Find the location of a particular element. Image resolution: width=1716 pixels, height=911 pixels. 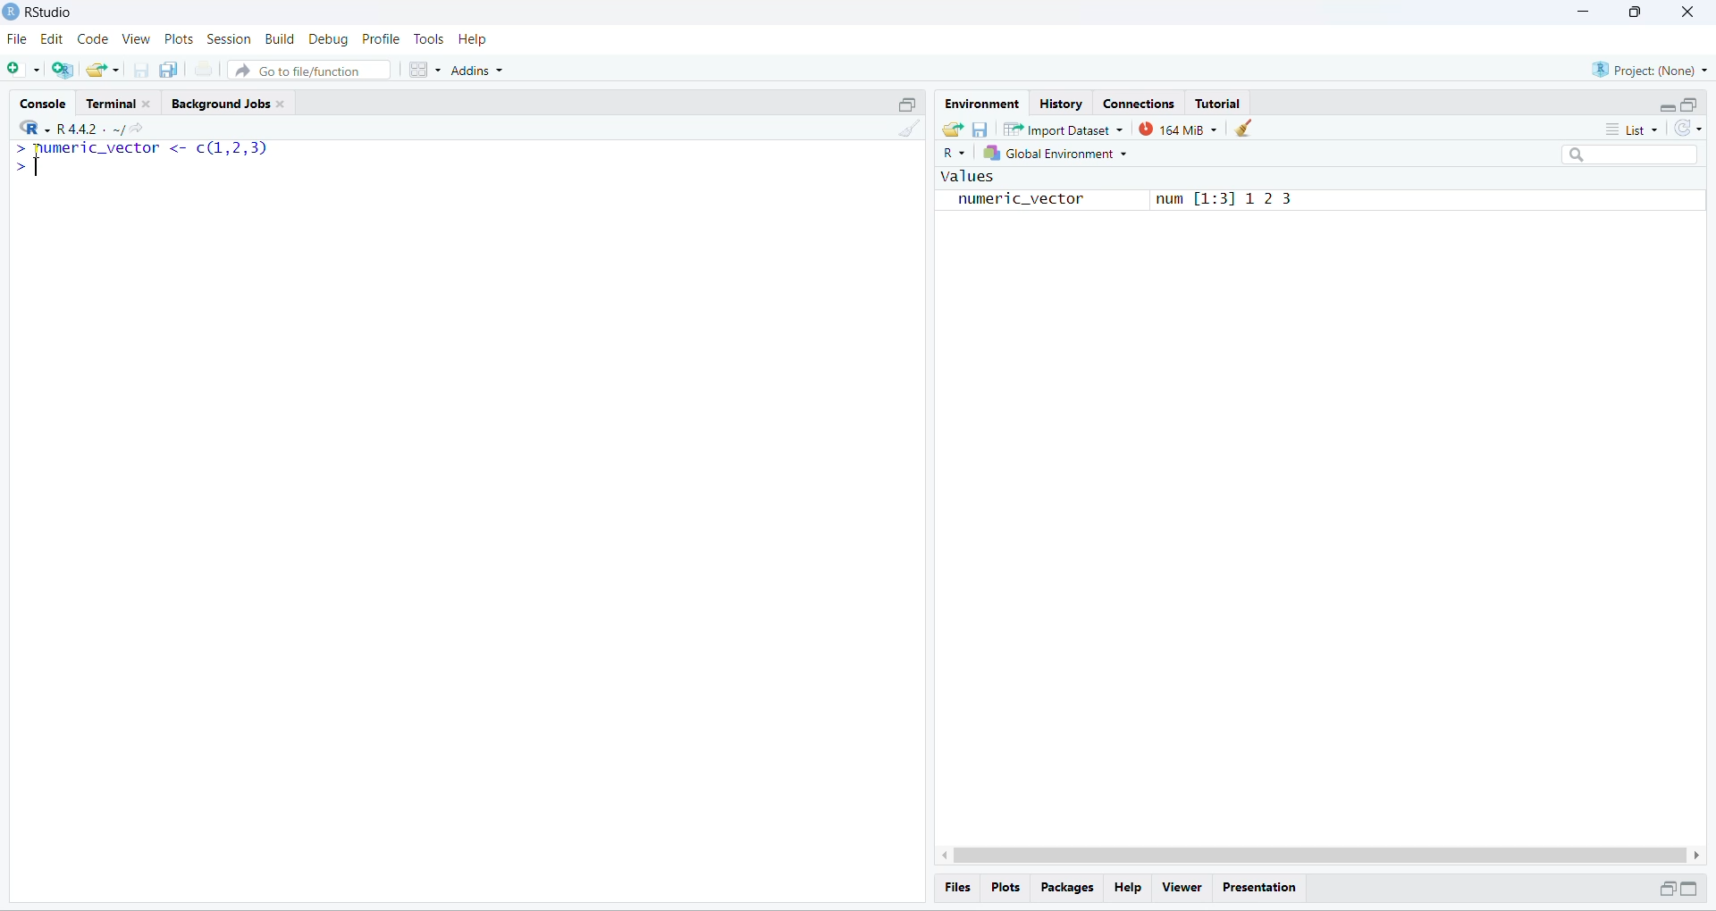

search is located at coordinates (1632, 155).